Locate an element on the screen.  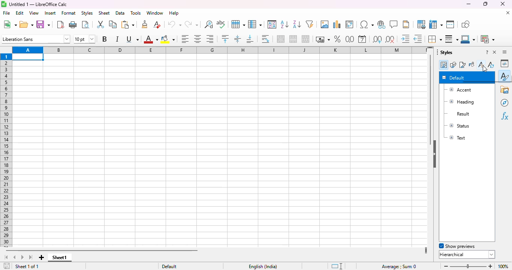
format as currency is located at coordinates (322, 39).